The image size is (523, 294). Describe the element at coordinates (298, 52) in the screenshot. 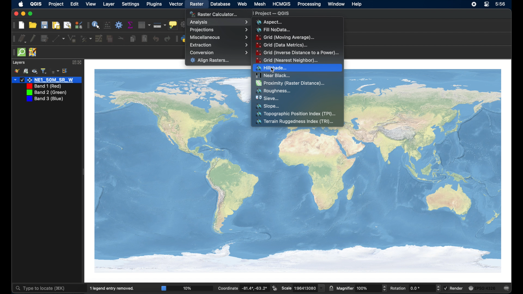

I see `grid (inverse distance  to a power)` at that location.